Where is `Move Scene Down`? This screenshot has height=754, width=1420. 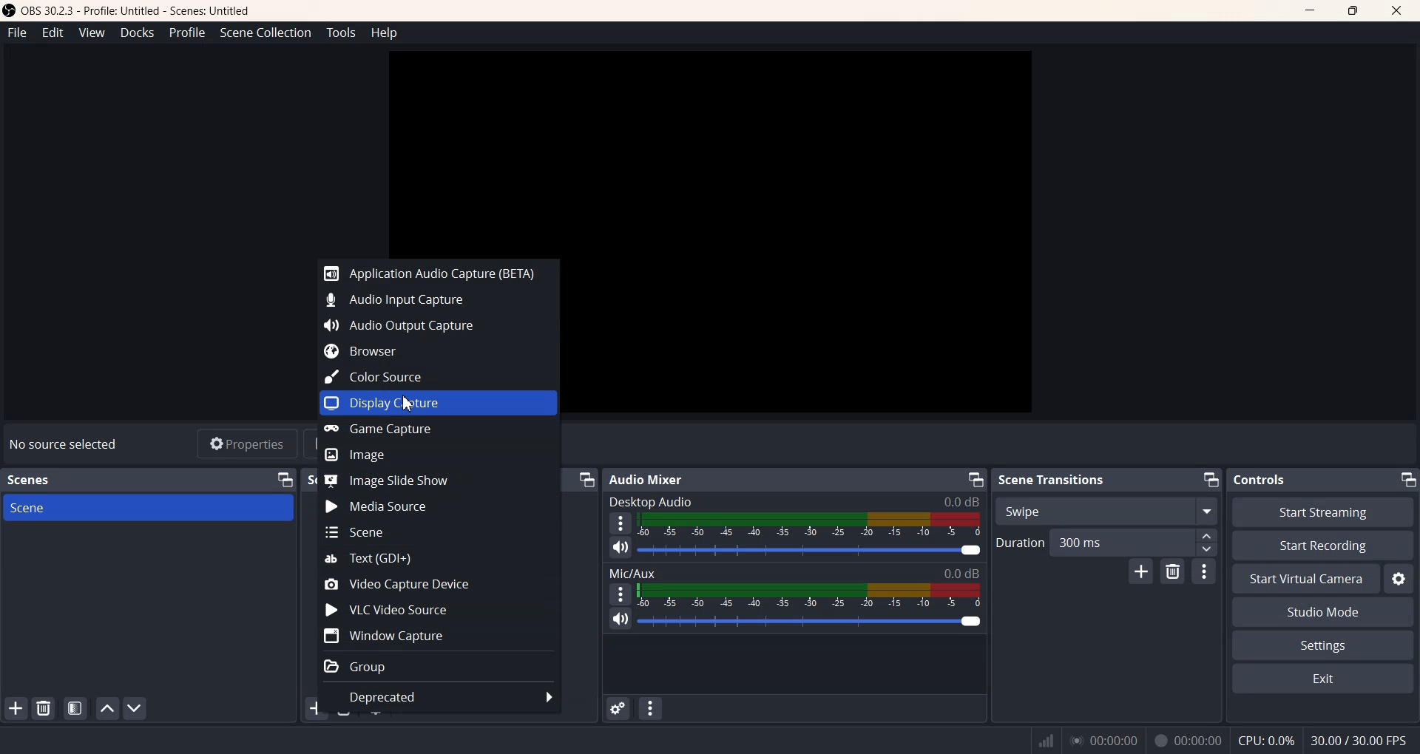 Move Scene Down is located at coordinates (135, 707).